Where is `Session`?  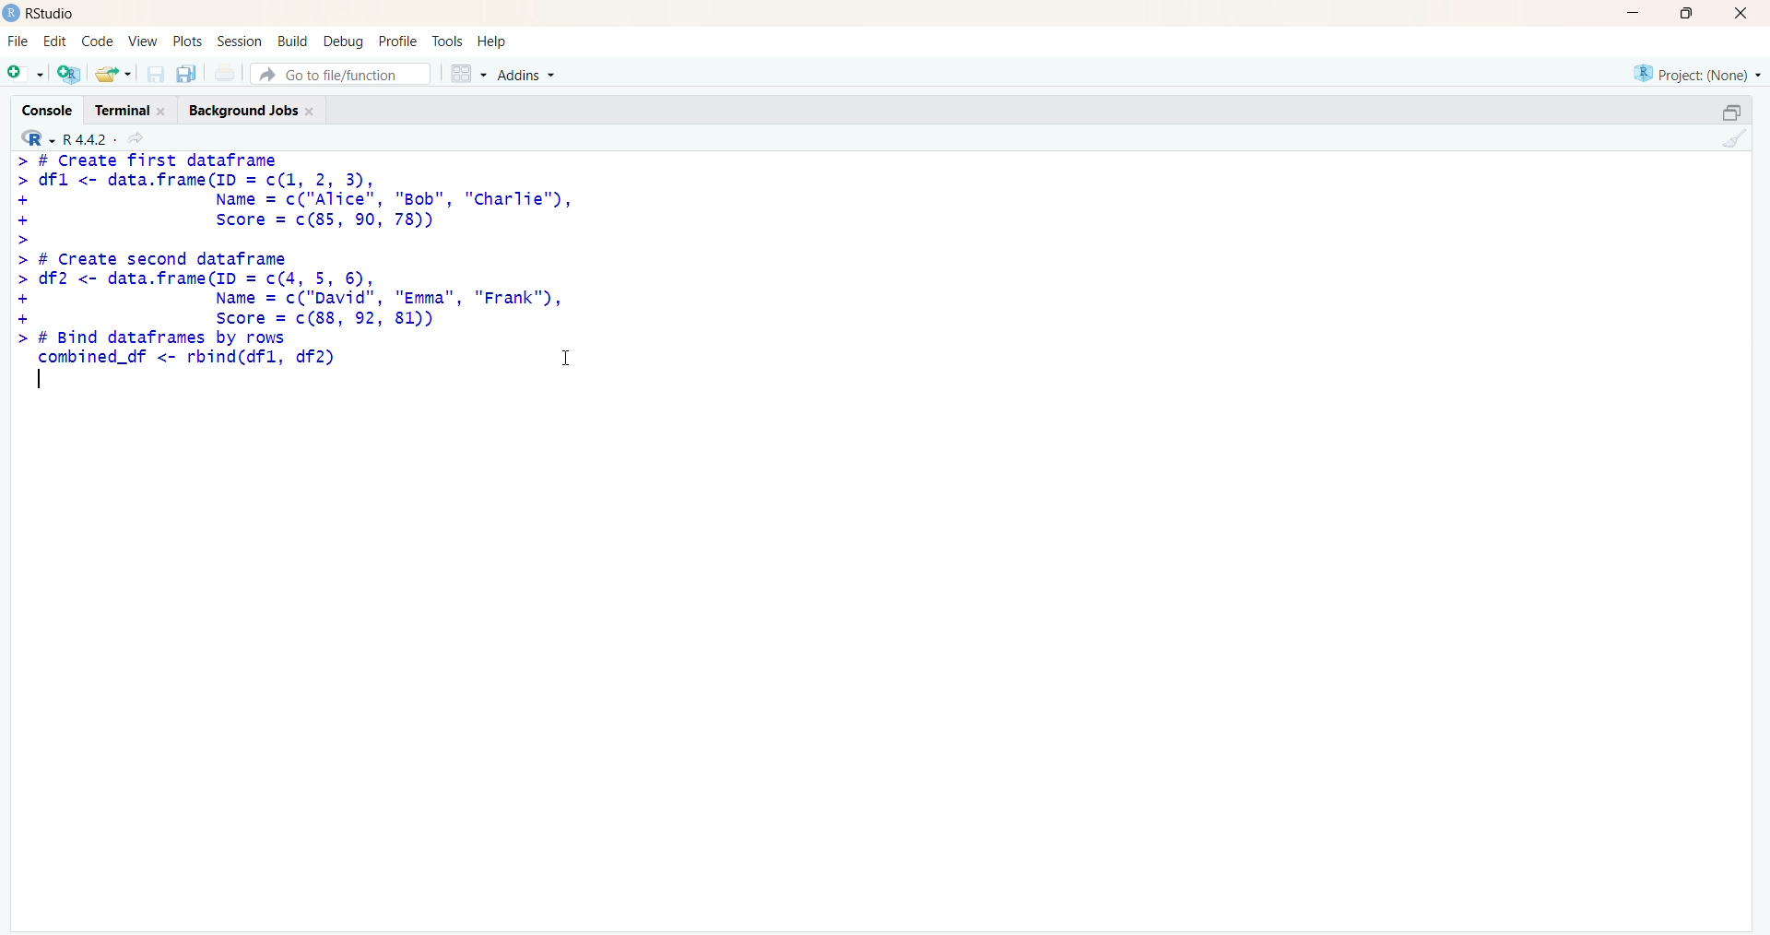 Session is located at coordinates (240, 41).